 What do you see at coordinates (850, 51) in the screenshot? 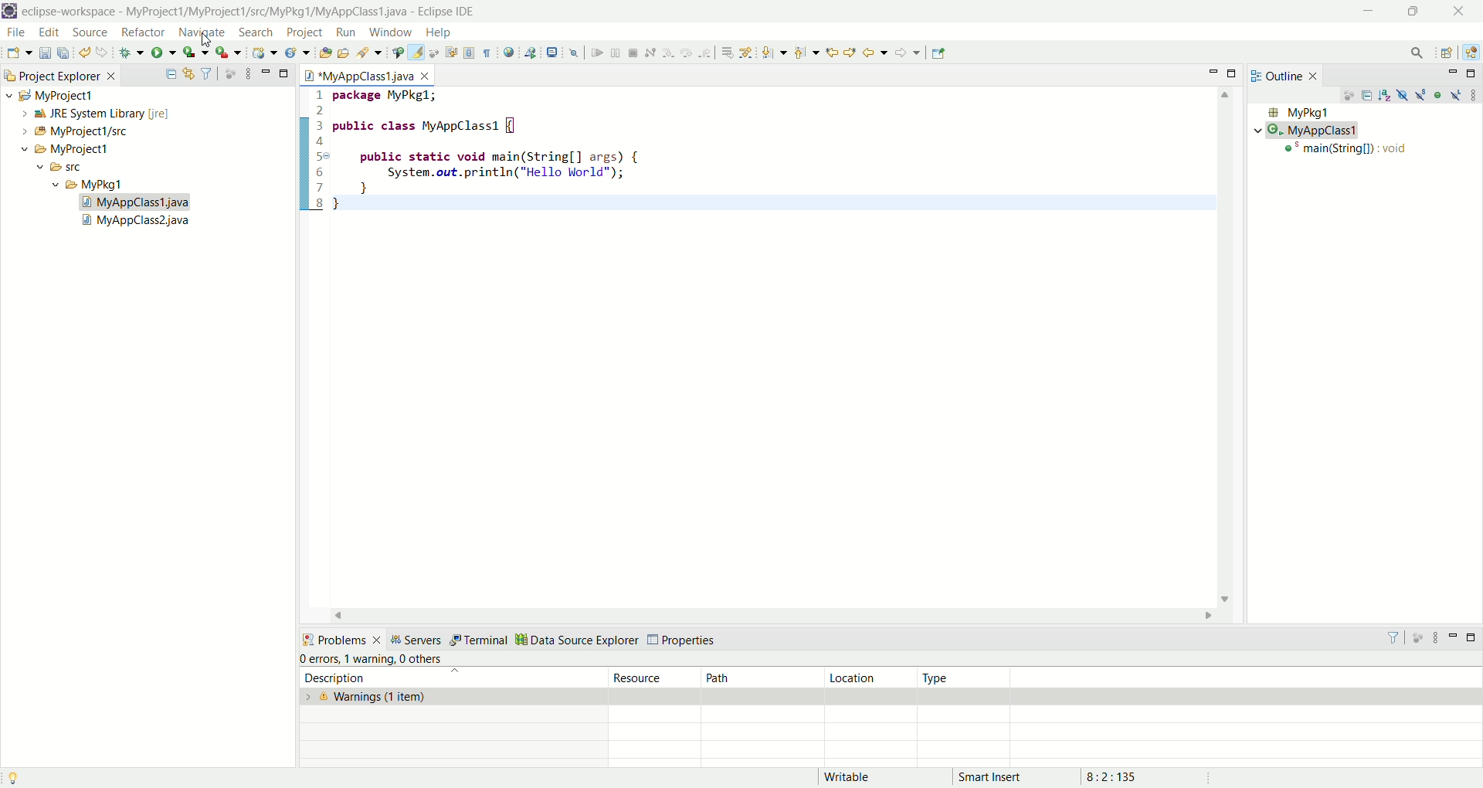
I see `next edit location` at bounding box center [850, 51].